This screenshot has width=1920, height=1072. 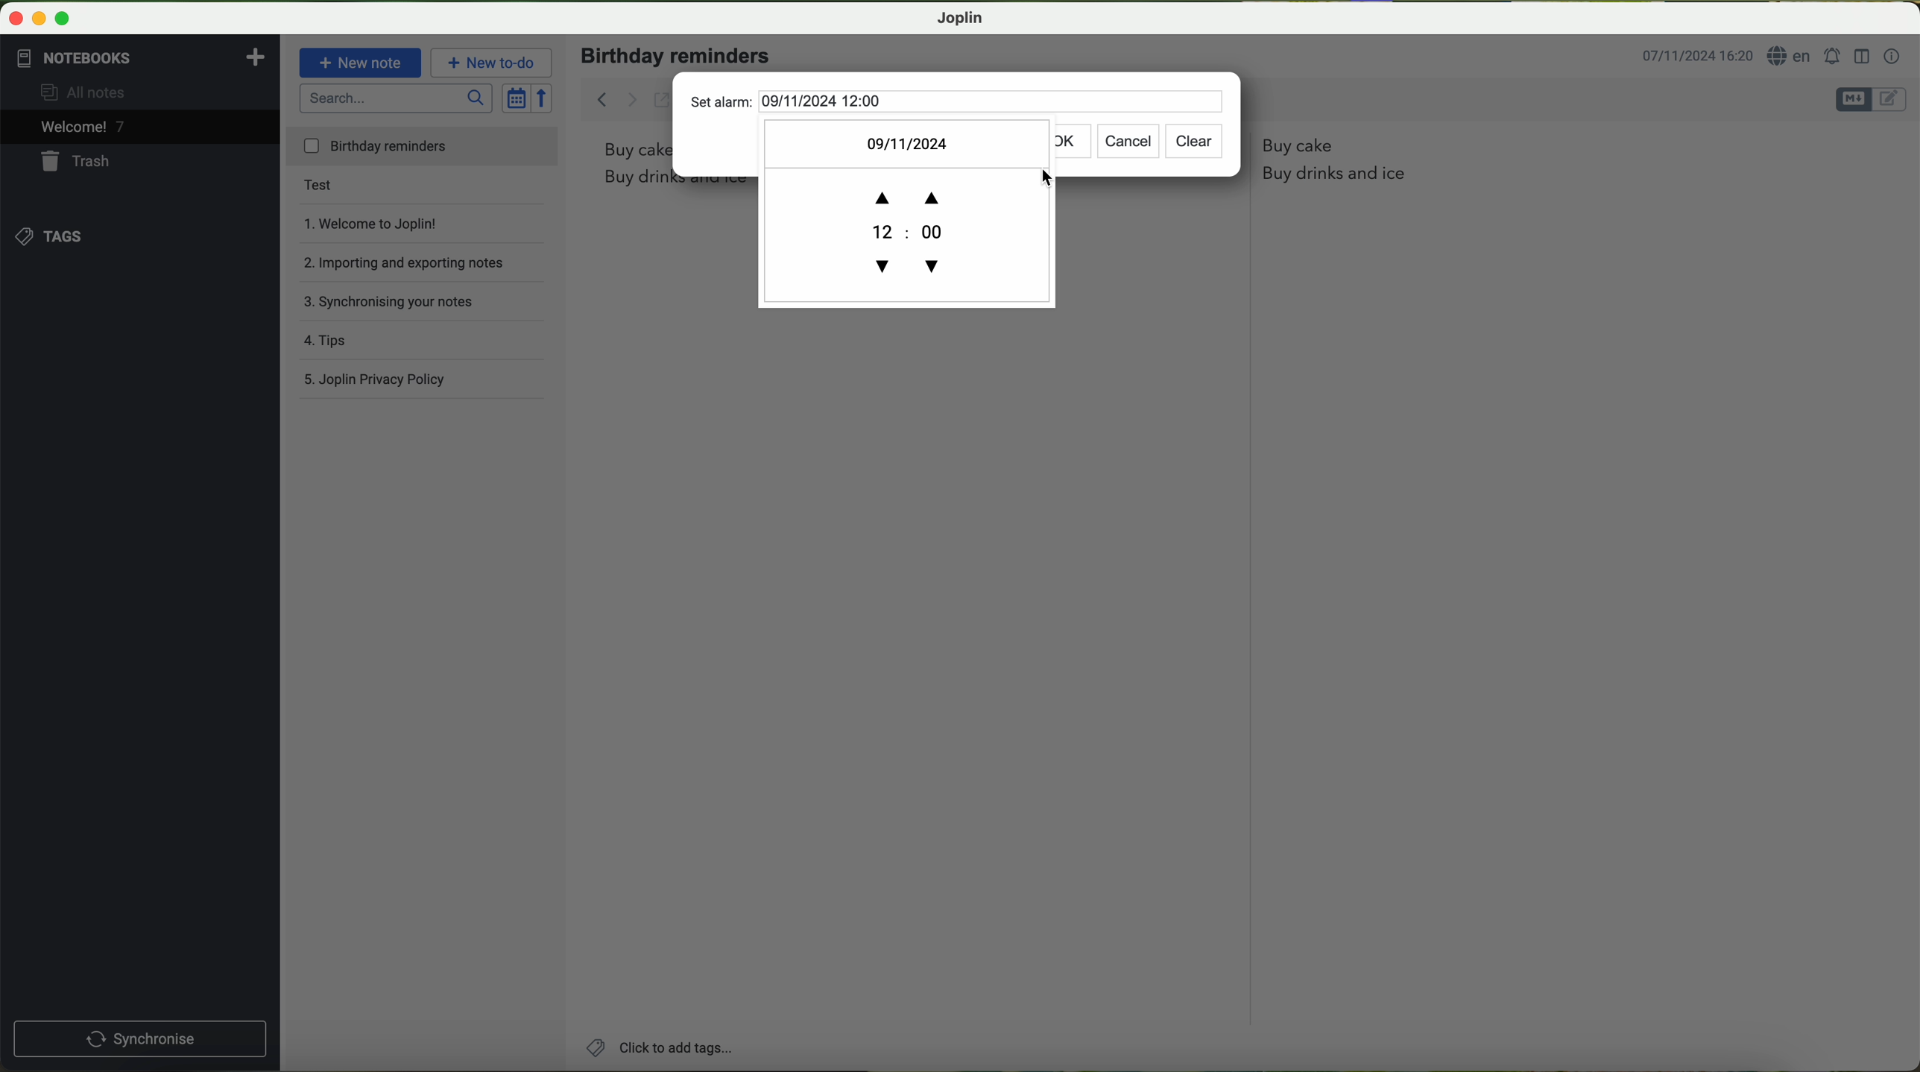 What do you see at coordinates (1199, 137) in the screenshot?
I see `clear` at bounding box center [1199, 137].